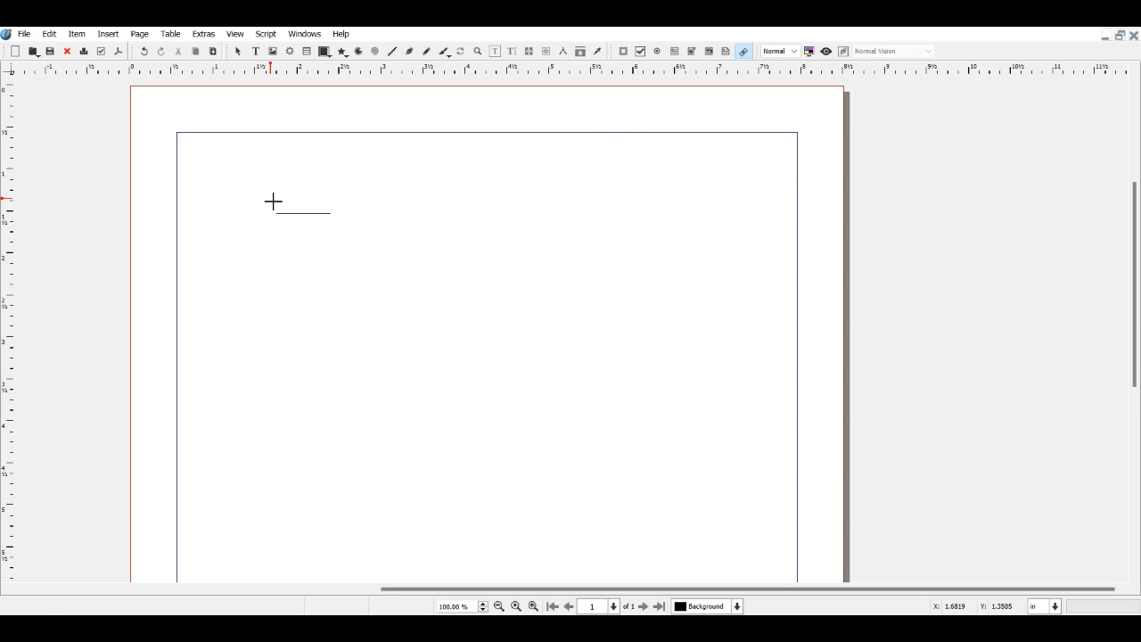  What do you see at coordinates (342, 52) in the screenshot?
I see `Polygon` at bounding box center [342, 52].